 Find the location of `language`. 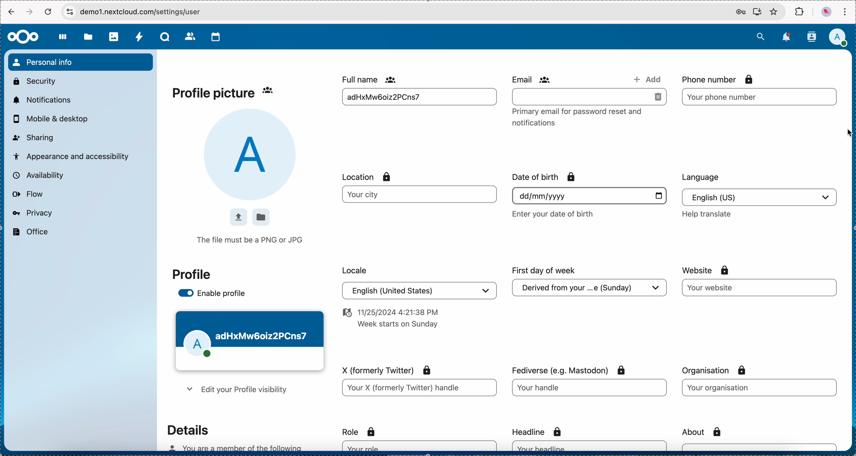

language is located at coordinates (701, 177).